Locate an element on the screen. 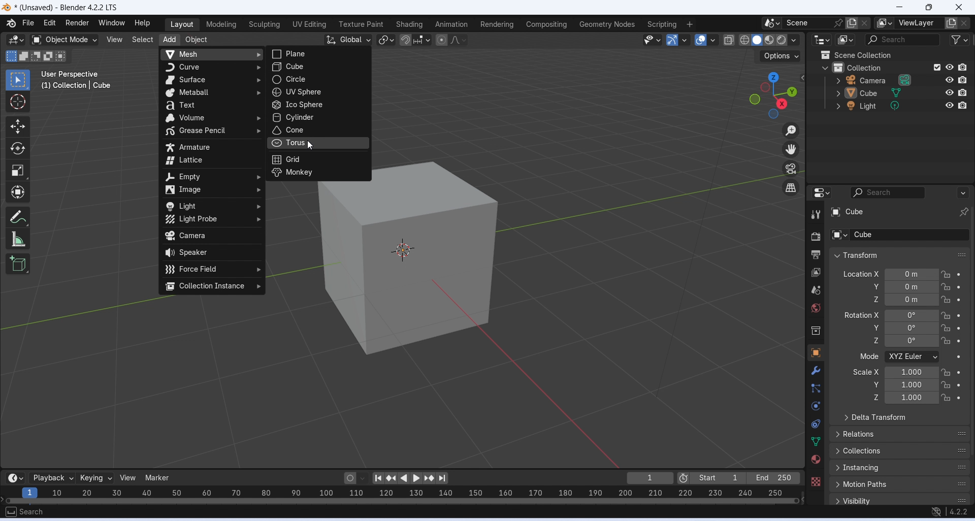 The width and height of the screenshot is (975, 521). Mode is located at coordinates (925, 357).